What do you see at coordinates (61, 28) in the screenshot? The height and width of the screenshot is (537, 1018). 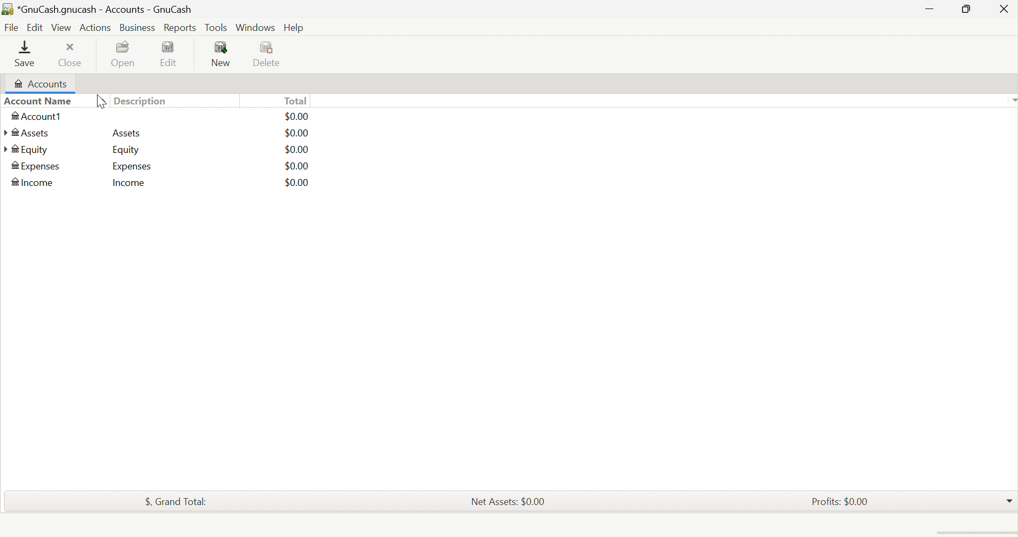 I see `View` at bounding box center [61, 28].